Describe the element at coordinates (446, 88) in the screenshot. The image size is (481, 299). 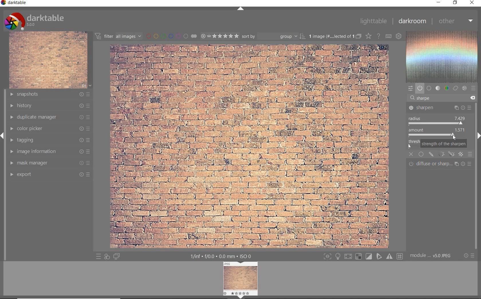
I see `color` at that location.